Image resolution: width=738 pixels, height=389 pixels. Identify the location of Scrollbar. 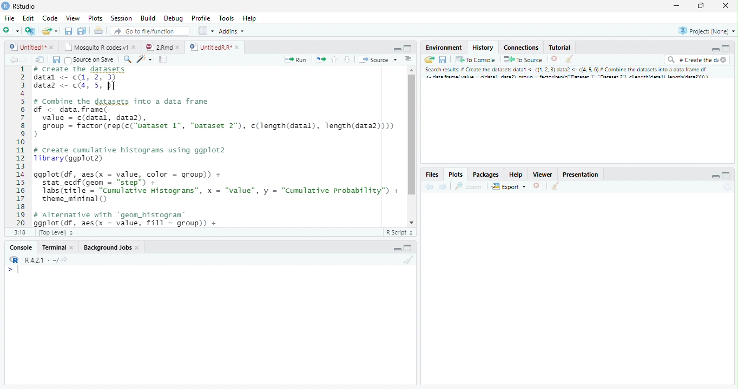
(411, 145).